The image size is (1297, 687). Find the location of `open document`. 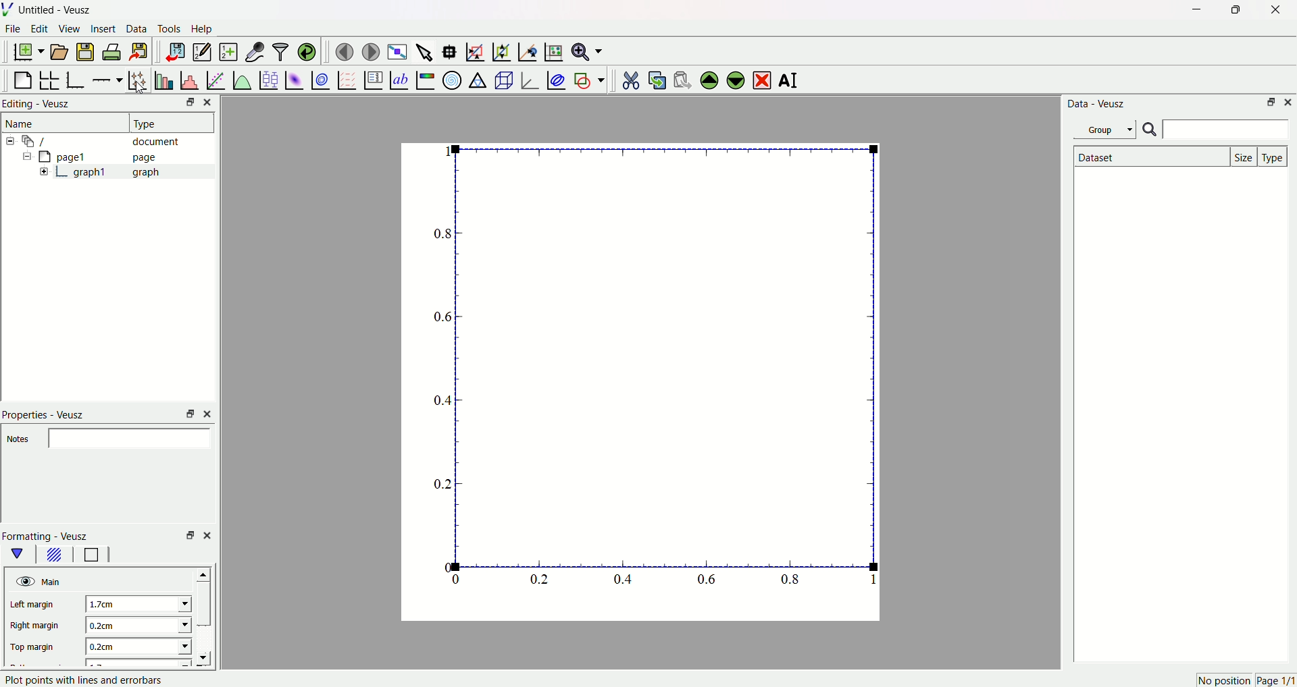

open document is located at coordinates (60, 51).